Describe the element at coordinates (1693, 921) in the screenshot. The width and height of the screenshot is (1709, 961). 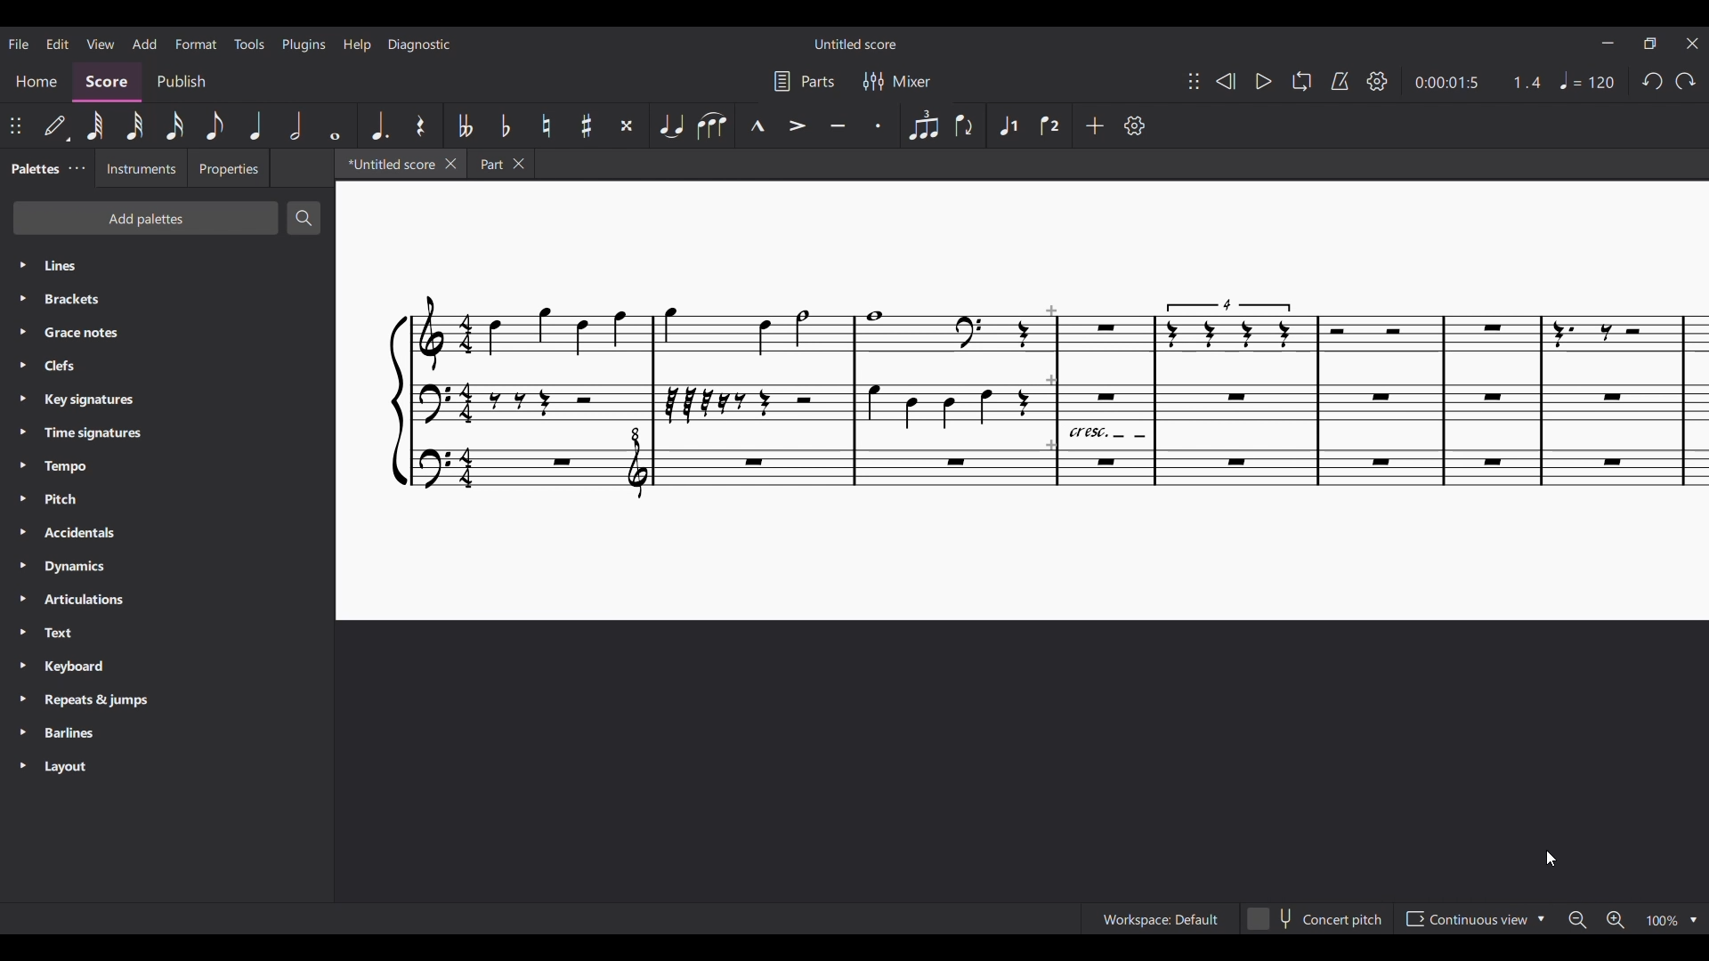
I see `Zoom options ` at that location.